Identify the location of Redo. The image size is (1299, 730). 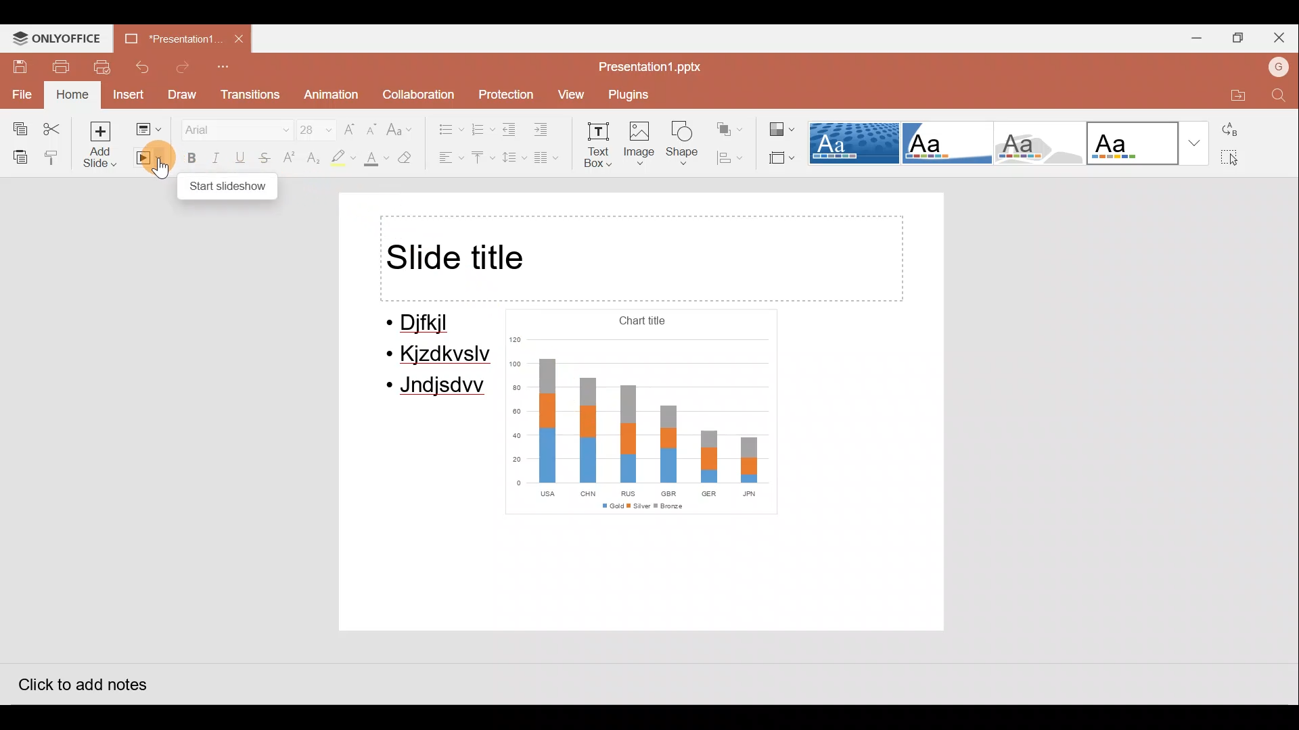
(184, 67).